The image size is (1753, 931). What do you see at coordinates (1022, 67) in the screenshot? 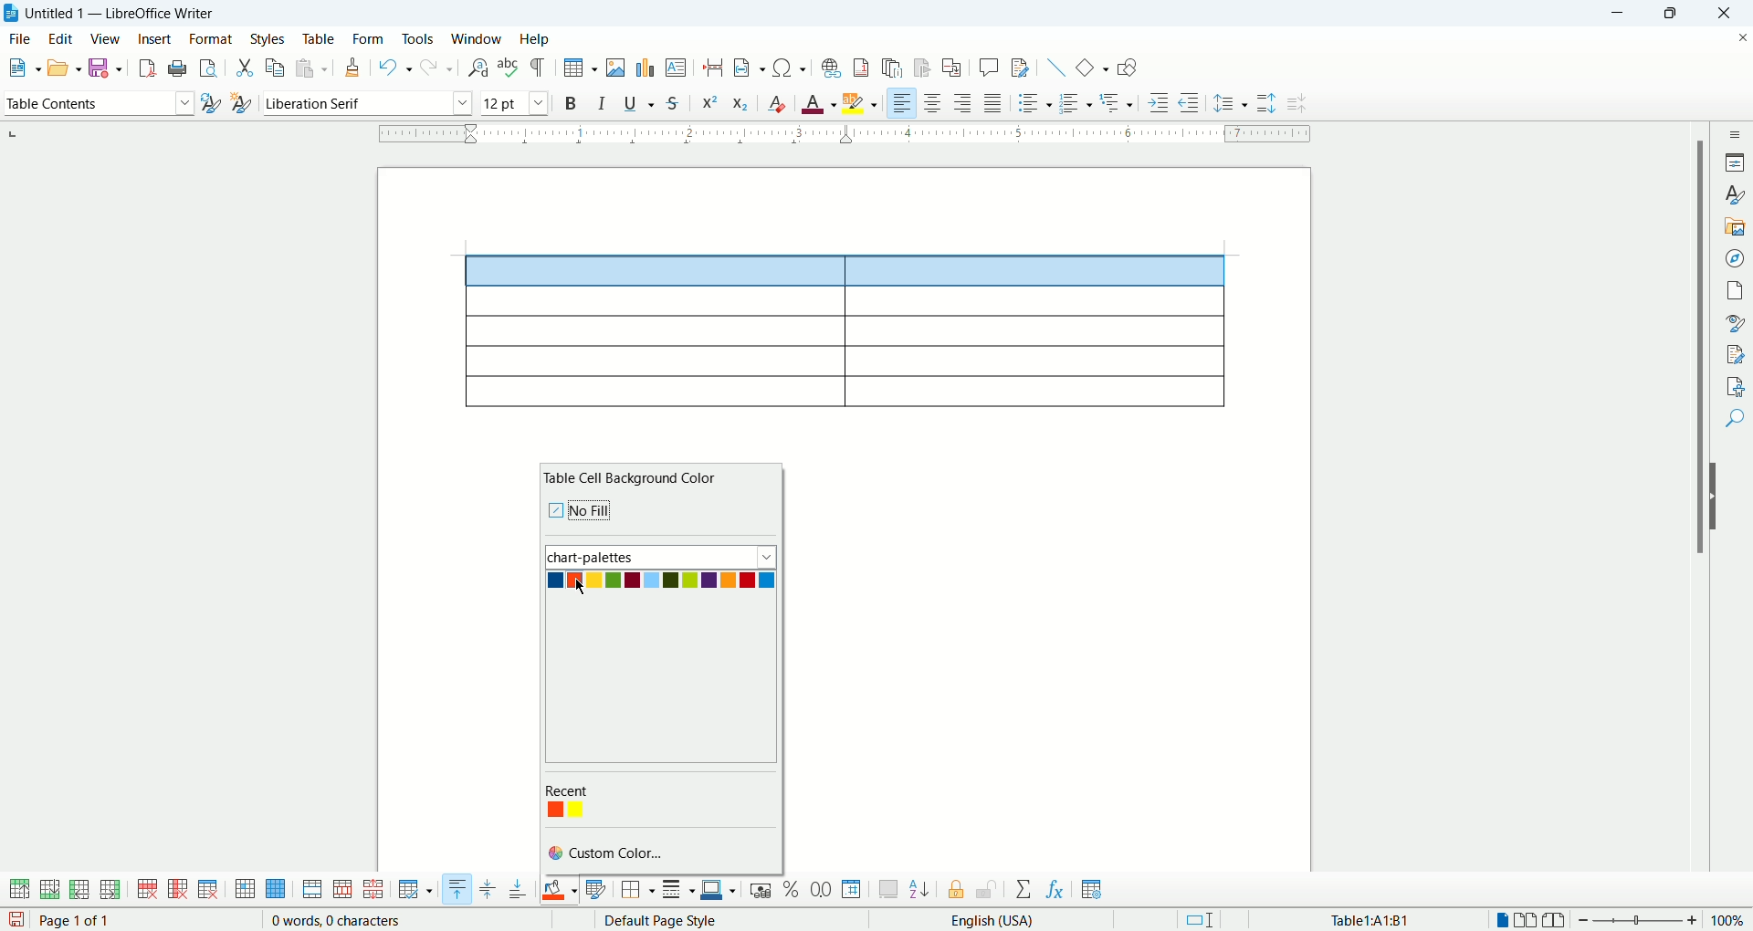
I see `track changes` at bounding box center [1022, 67].